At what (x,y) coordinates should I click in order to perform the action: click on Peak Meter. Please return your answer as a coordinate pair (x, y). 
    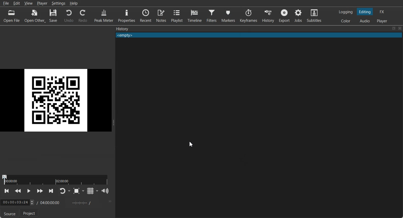
    Looking at the image, I should click on (104, 15).